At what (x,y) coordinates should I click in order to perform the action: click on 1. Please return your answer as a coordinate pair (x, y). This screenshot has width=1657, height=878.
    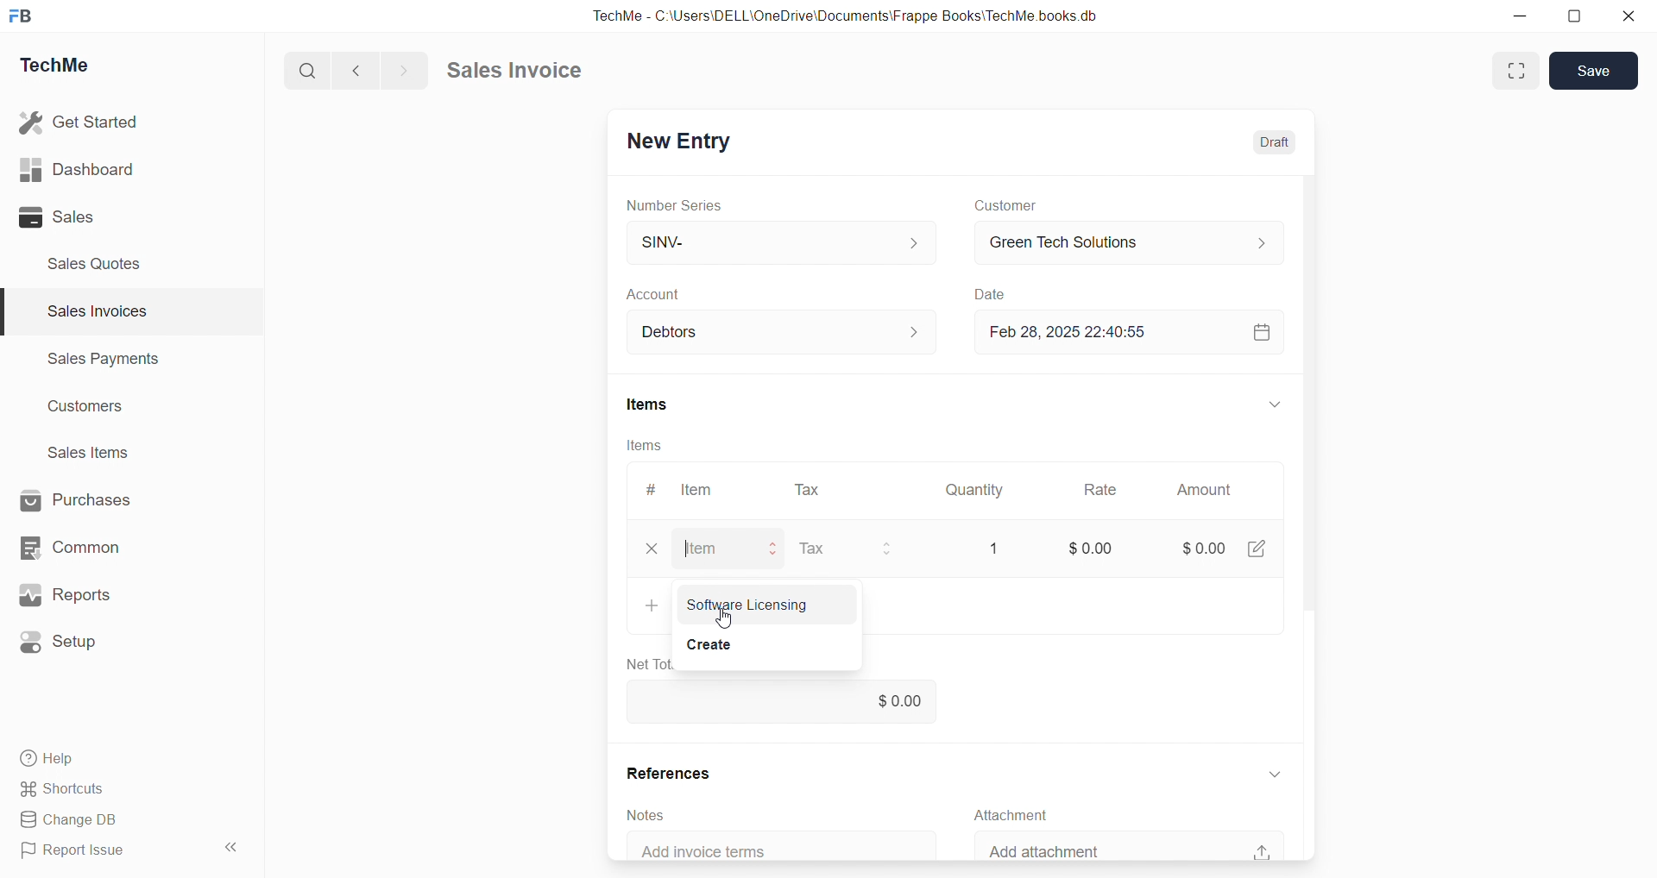
    Looking at the image, I should click on (994, 549).